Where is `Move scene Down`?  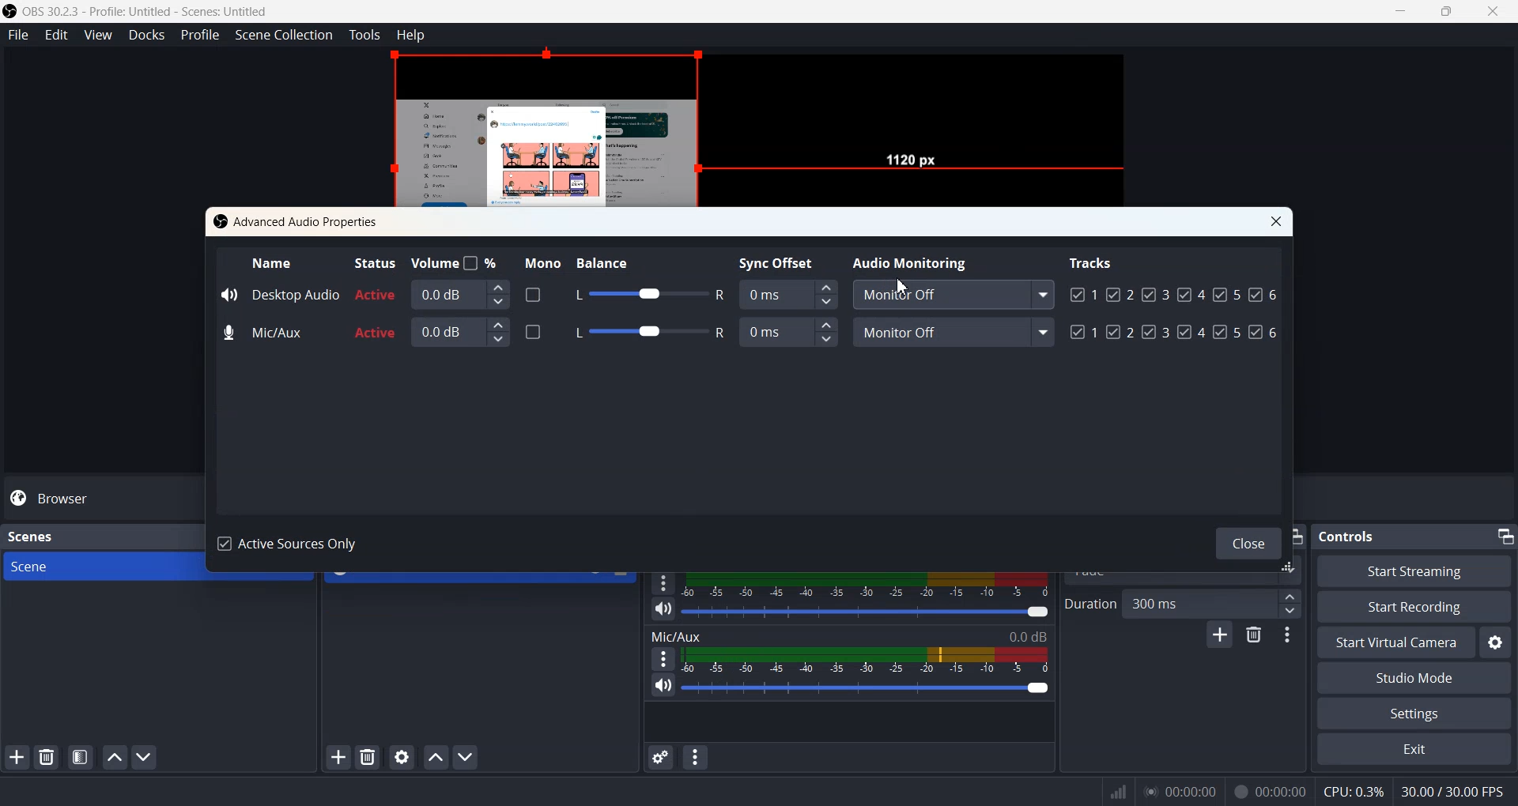
Move scene Down is located at coordinates (145, 758).